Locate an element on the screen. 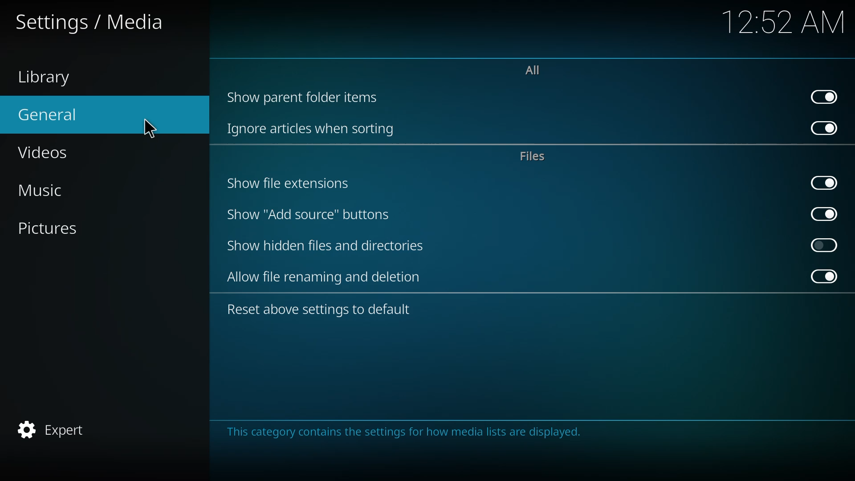 This screenshot has height=481, width=855. ignore articles when sorting is located at coordinates (312, 127).